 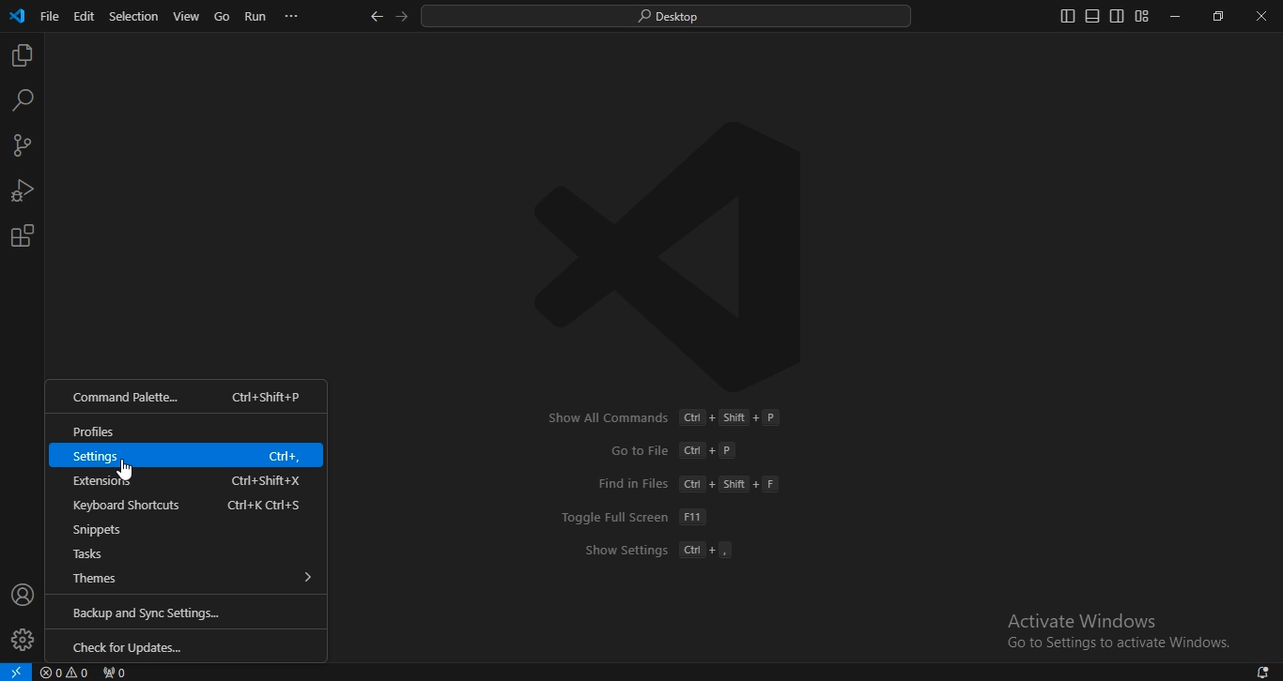 I want to click on check for updates, so click(x=128, y=647).